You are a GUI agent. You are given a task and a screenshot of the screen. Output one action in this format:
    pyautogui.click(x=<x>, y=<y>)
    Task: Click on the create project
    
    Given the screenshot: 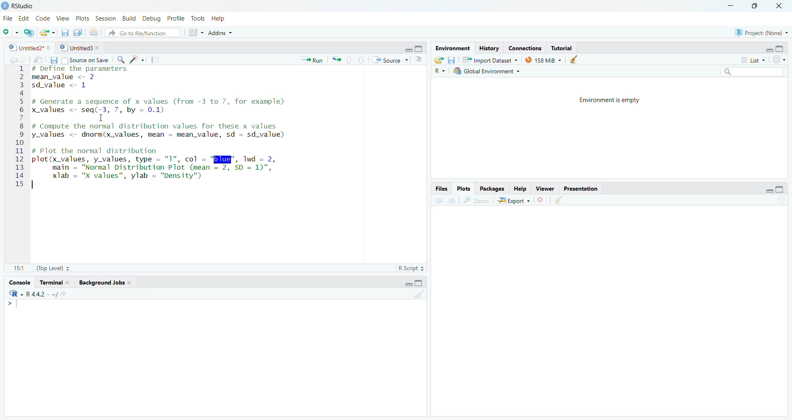 What is the action you would take?
    pyautogui.click(x=26, y=31)
    